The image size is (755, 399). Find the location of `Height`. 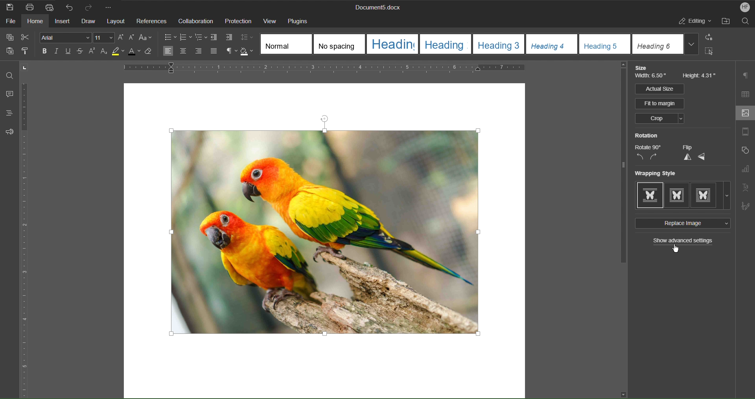

Height is located at coordinates (700, 76).